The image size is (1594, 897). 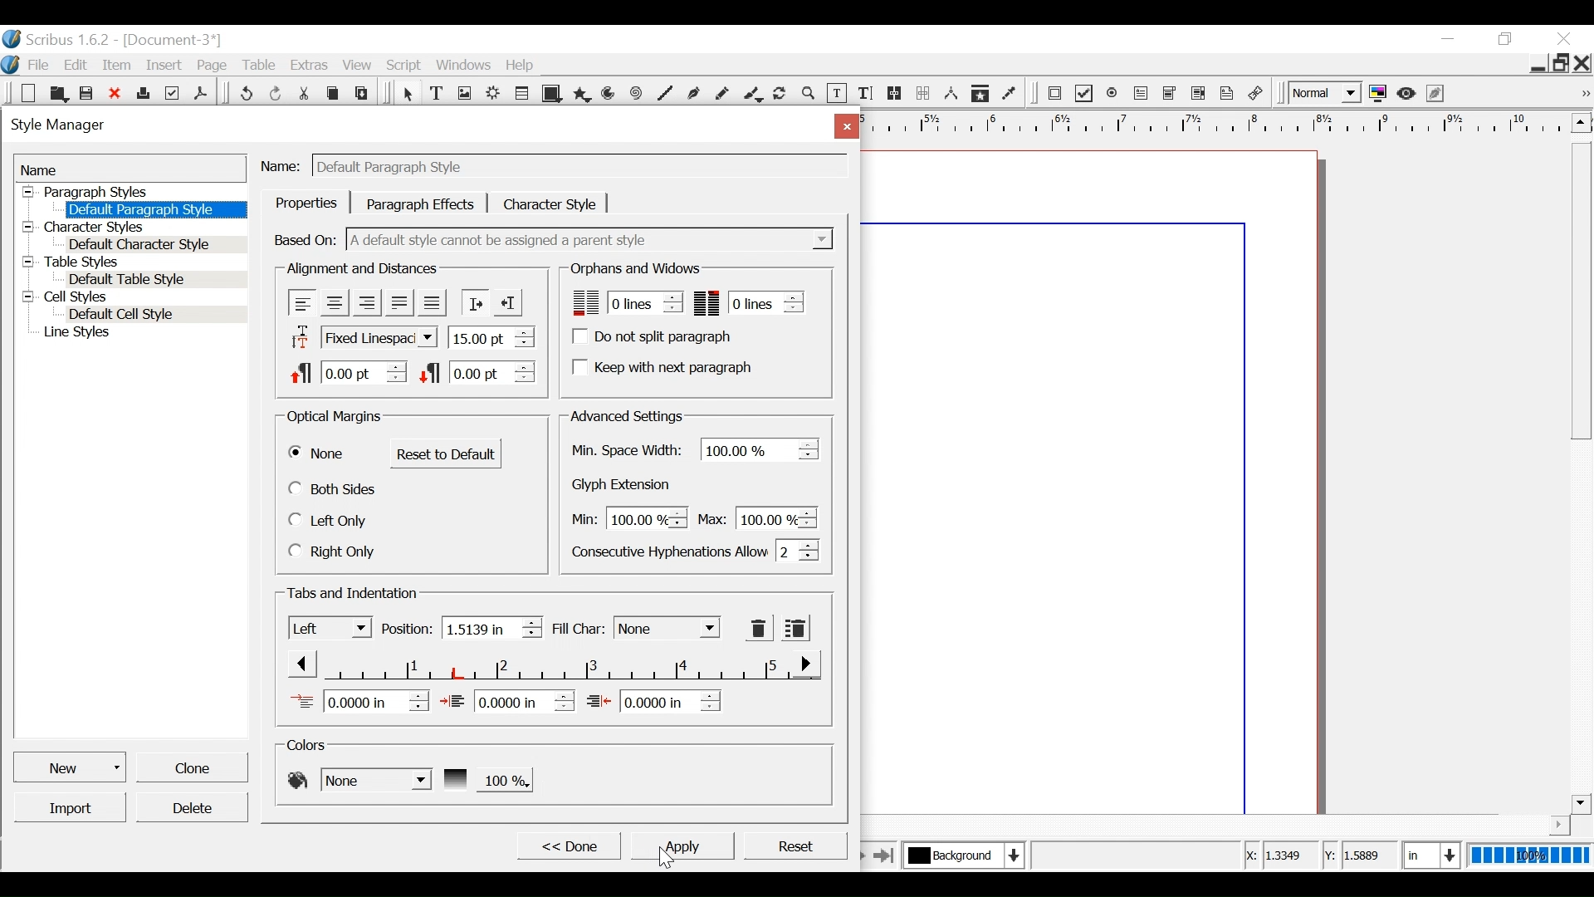 I want to click on Insert, so click(x=167, y=64).